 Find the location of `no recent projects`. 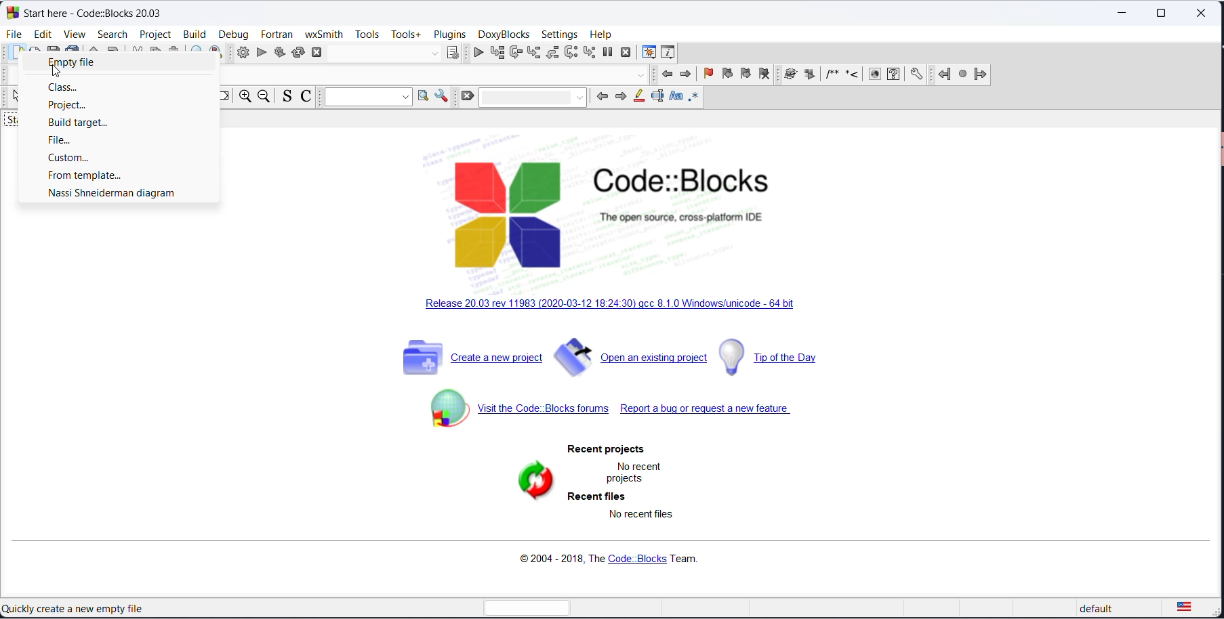

no recent projects is located at coordinates (636, 473).